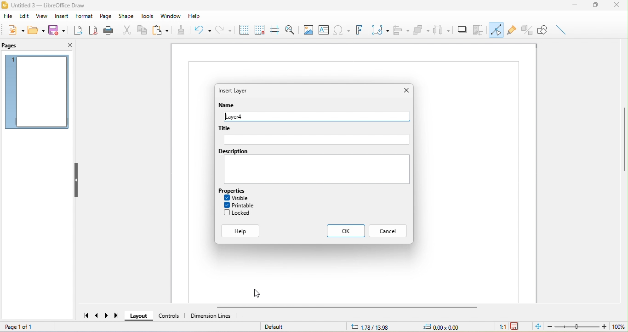 This screenshot has width=628, height=332. I want to click on locked, so click(239, 213).